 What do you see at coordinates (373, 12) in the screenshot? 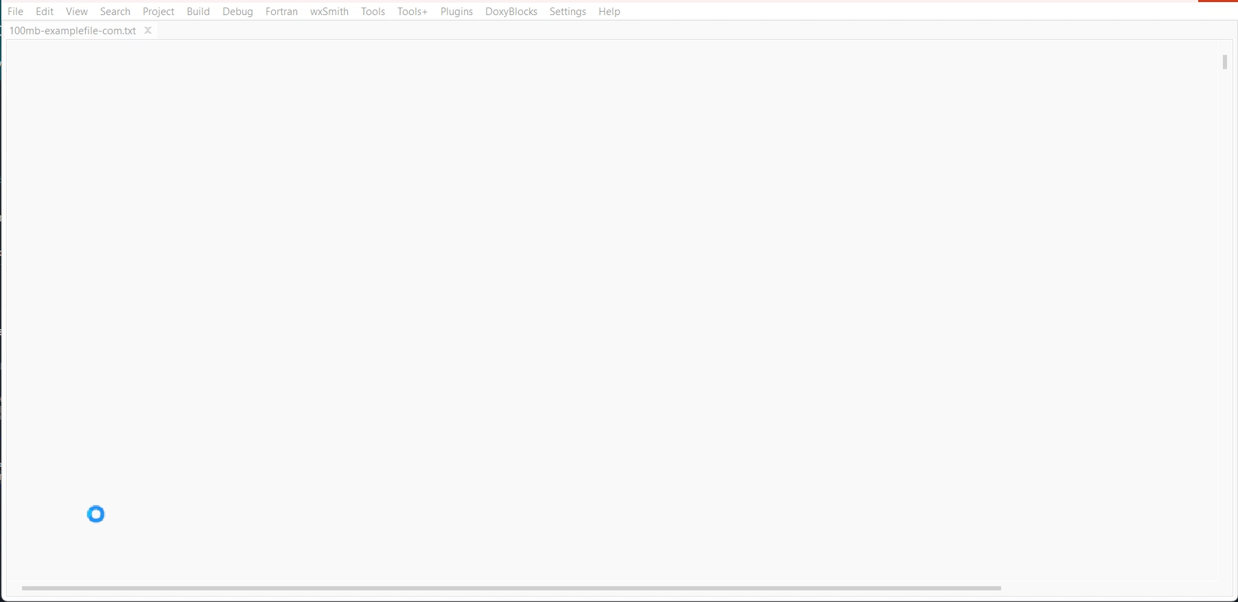
I see `Tools` at bounding box center [373, 12].